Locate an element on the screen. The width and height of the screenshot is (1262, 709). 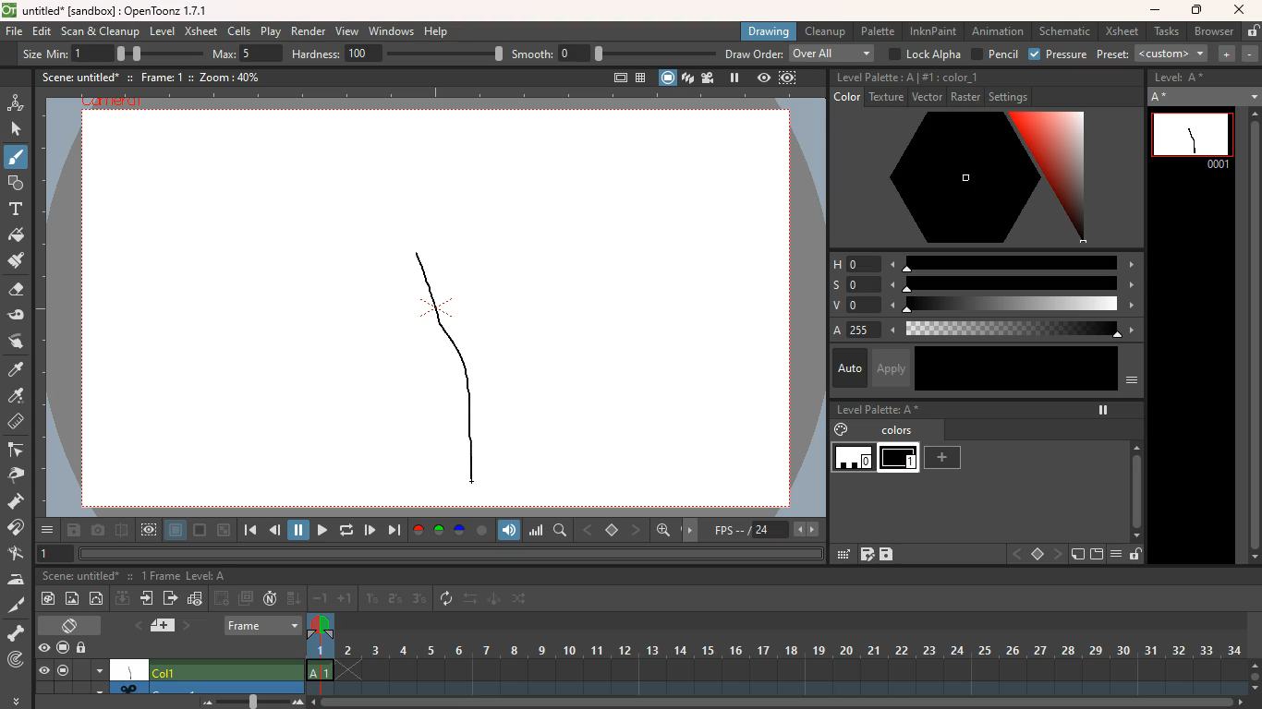
paint is located at coordinates (17, 370).